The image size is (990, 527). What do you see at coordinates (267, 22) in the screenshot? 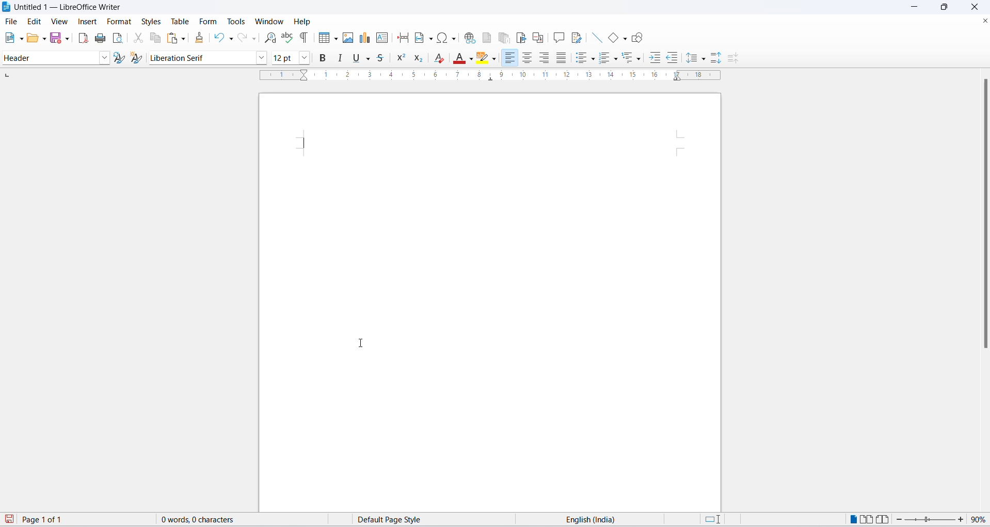
I see `window` at bounding box center [267, 22].